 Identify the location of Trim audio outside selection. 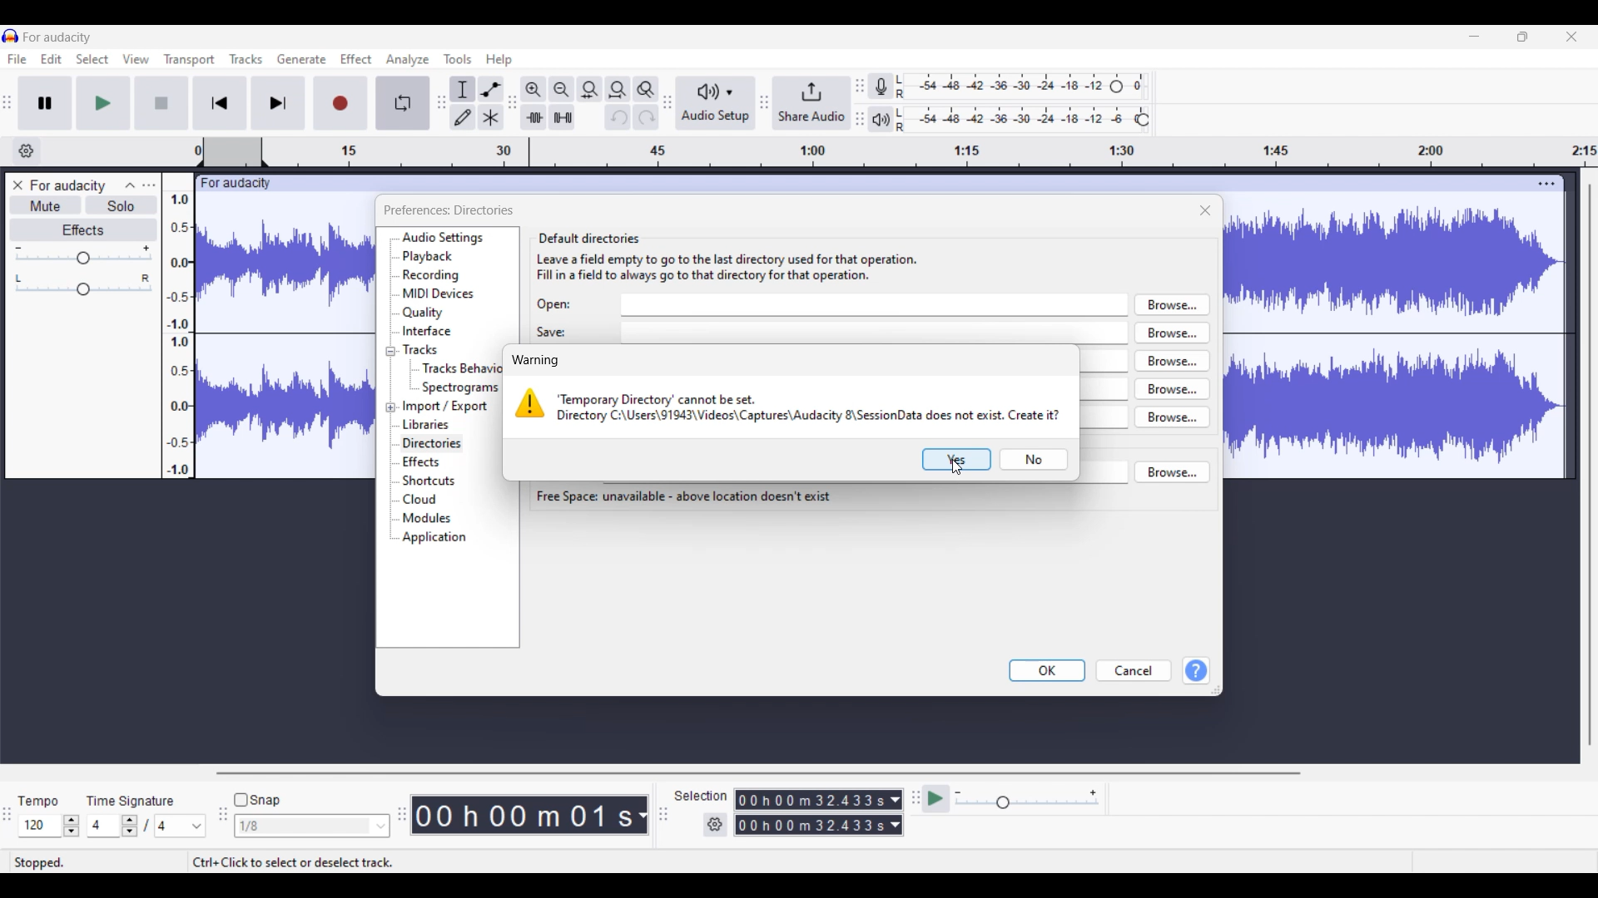
(533, 116).